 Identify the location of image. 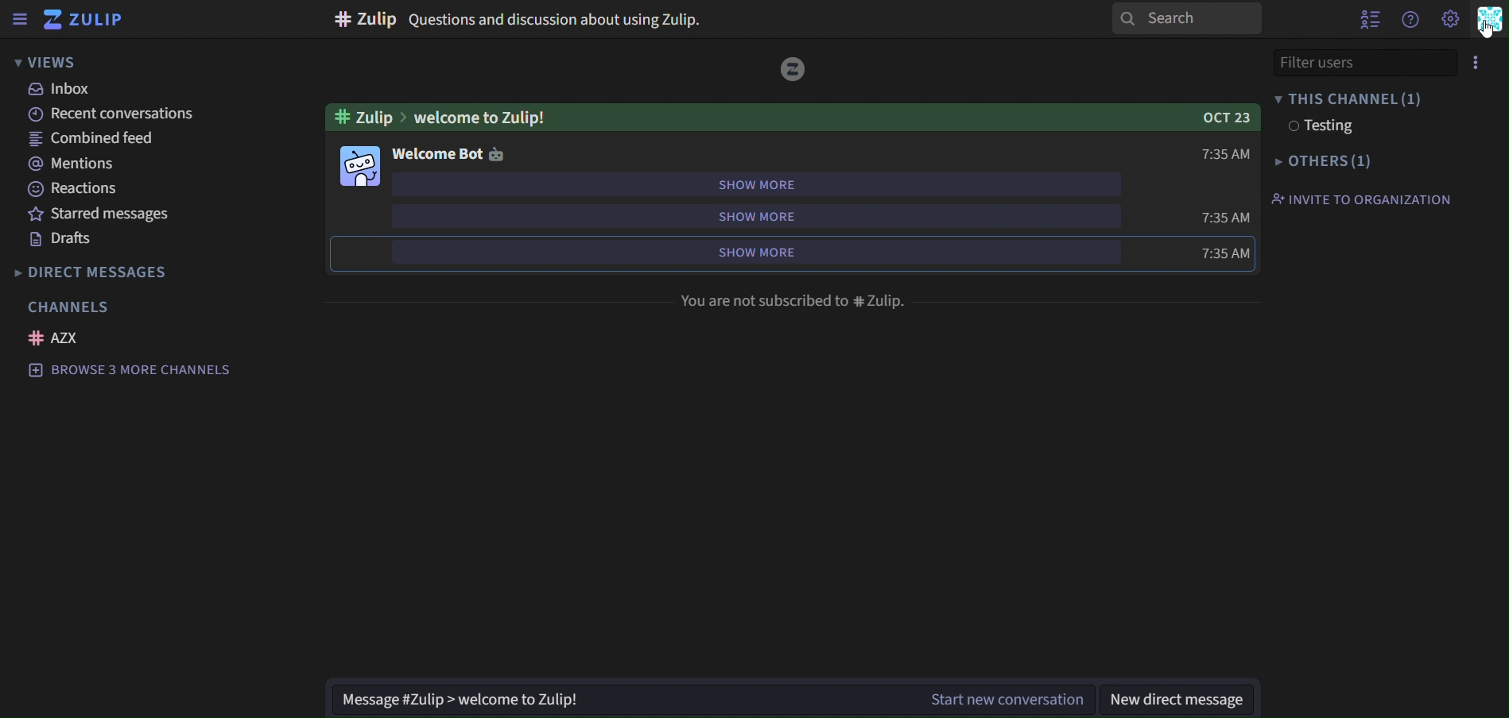
(793, 69).